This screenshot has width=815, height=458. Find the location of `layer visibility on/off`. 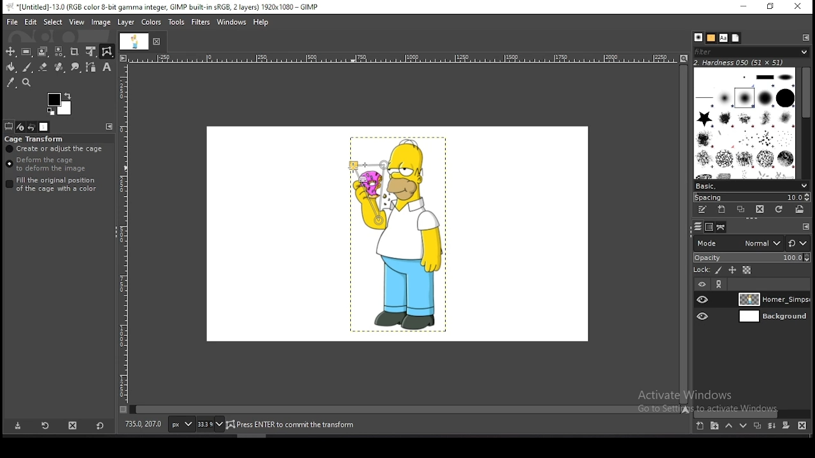

layer visibility on/off is located at coordinates (704, 300).